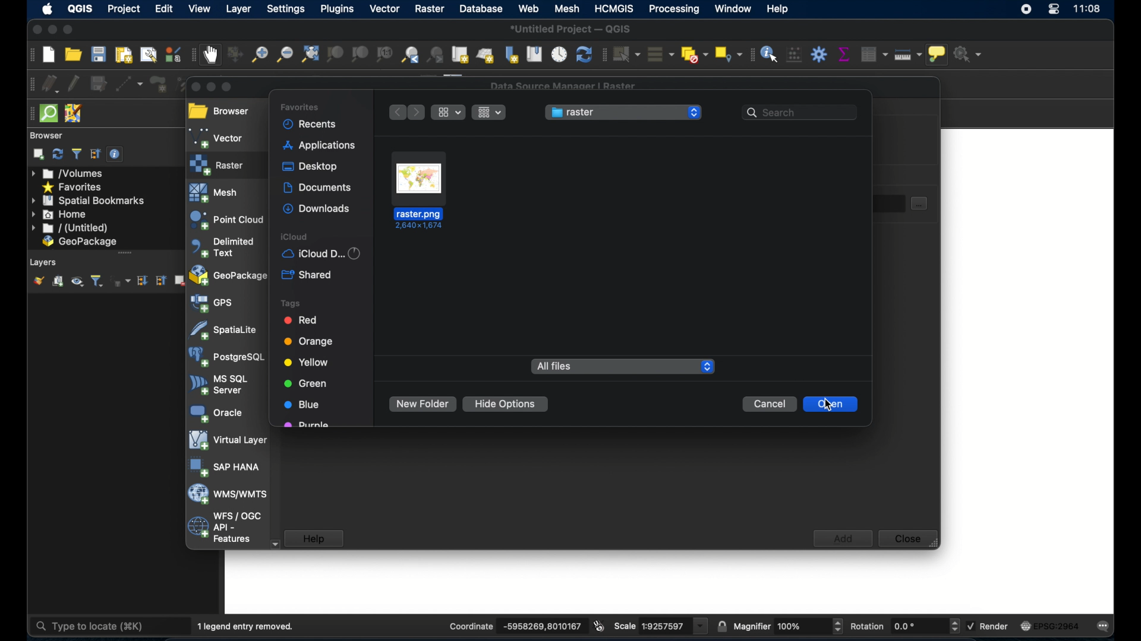 Image resolution: width=1141 pixels, height=641 pixels. I want to click on raster menu, so click(623, 112).